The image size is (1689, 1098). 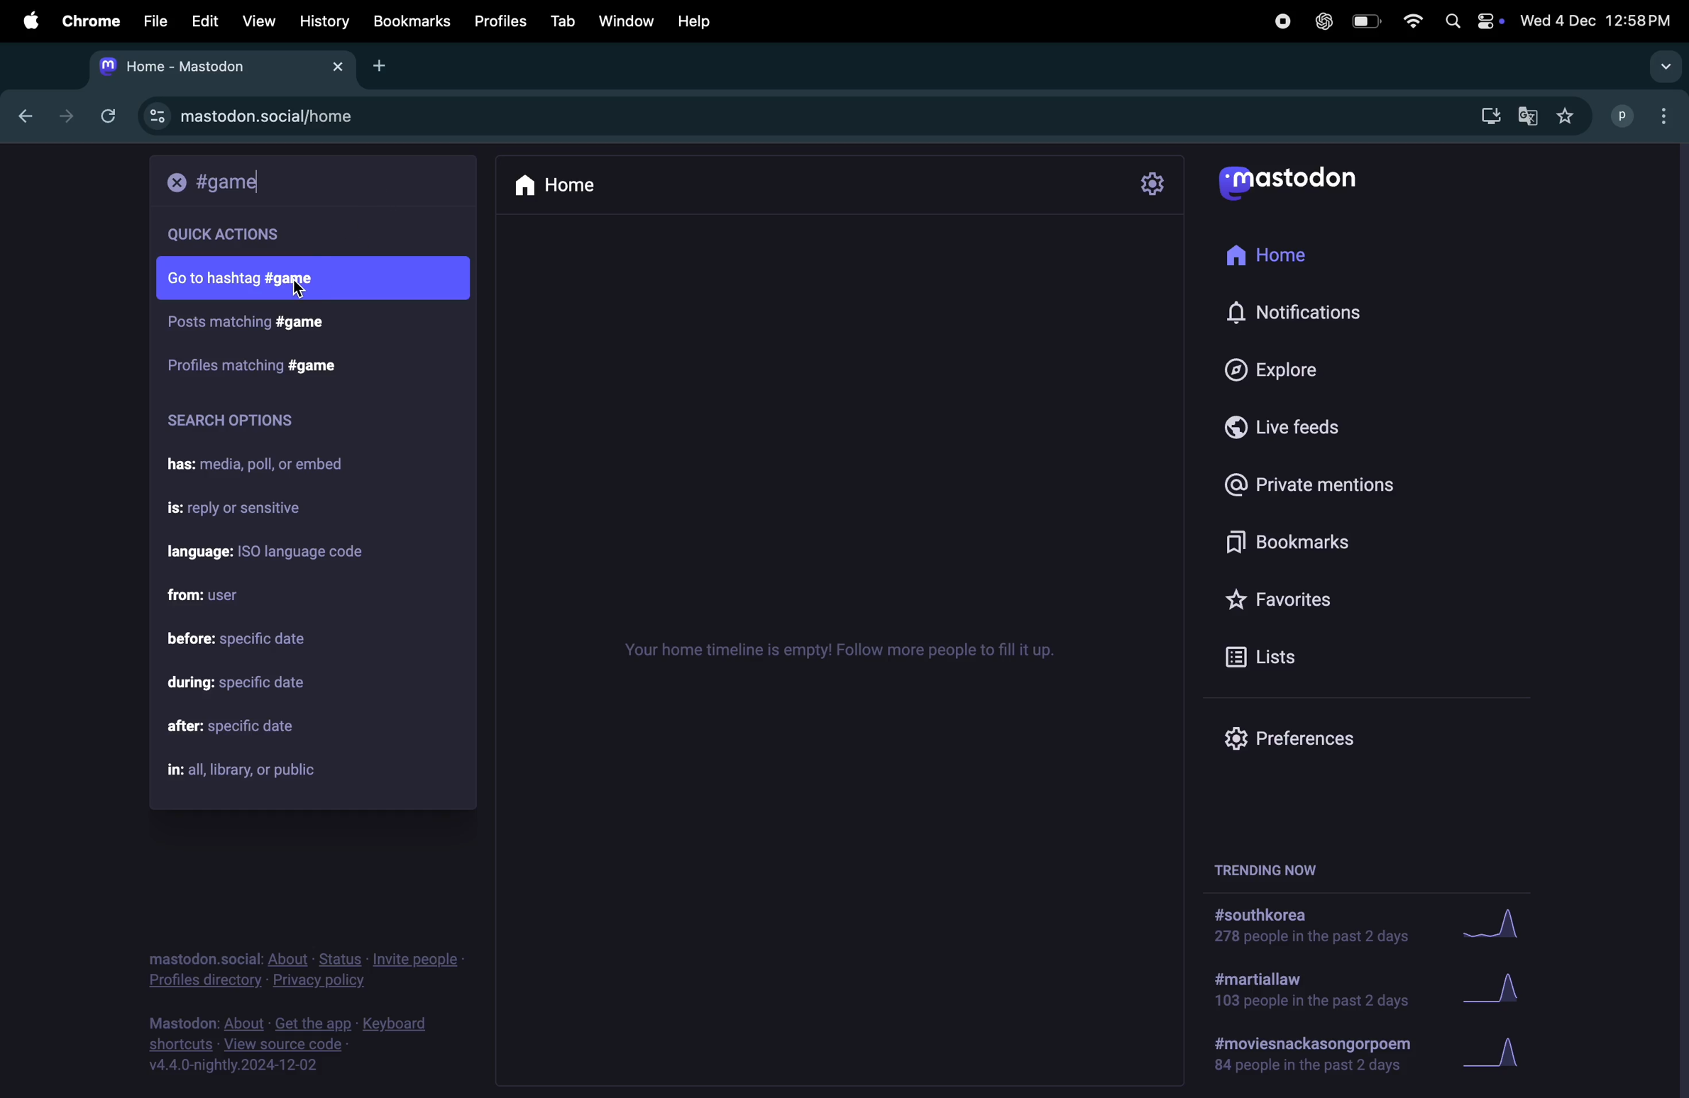 I want to click on help, so click(x=693, y=21).